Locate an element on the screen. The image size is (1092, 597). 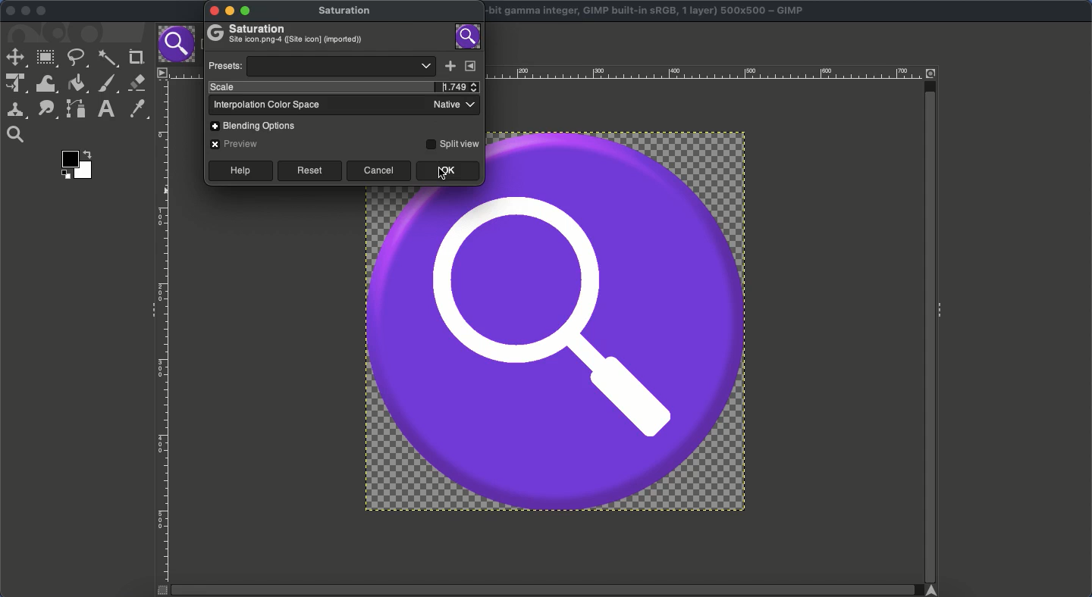
Presets is located at coordinates (320, 66).